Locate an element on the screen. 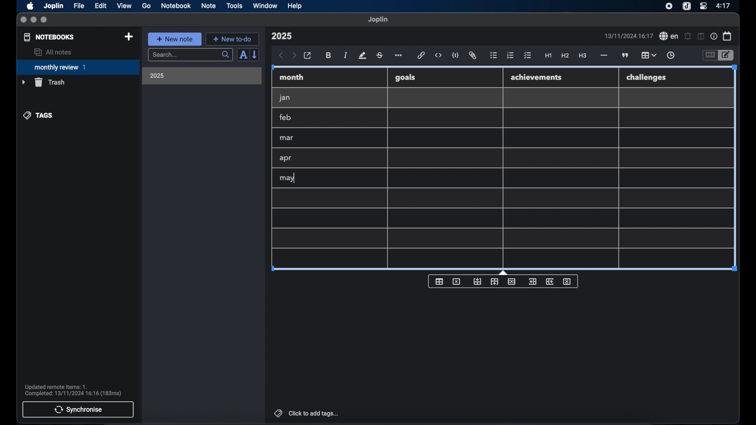  apple icon is located at coordinates (30, 6).